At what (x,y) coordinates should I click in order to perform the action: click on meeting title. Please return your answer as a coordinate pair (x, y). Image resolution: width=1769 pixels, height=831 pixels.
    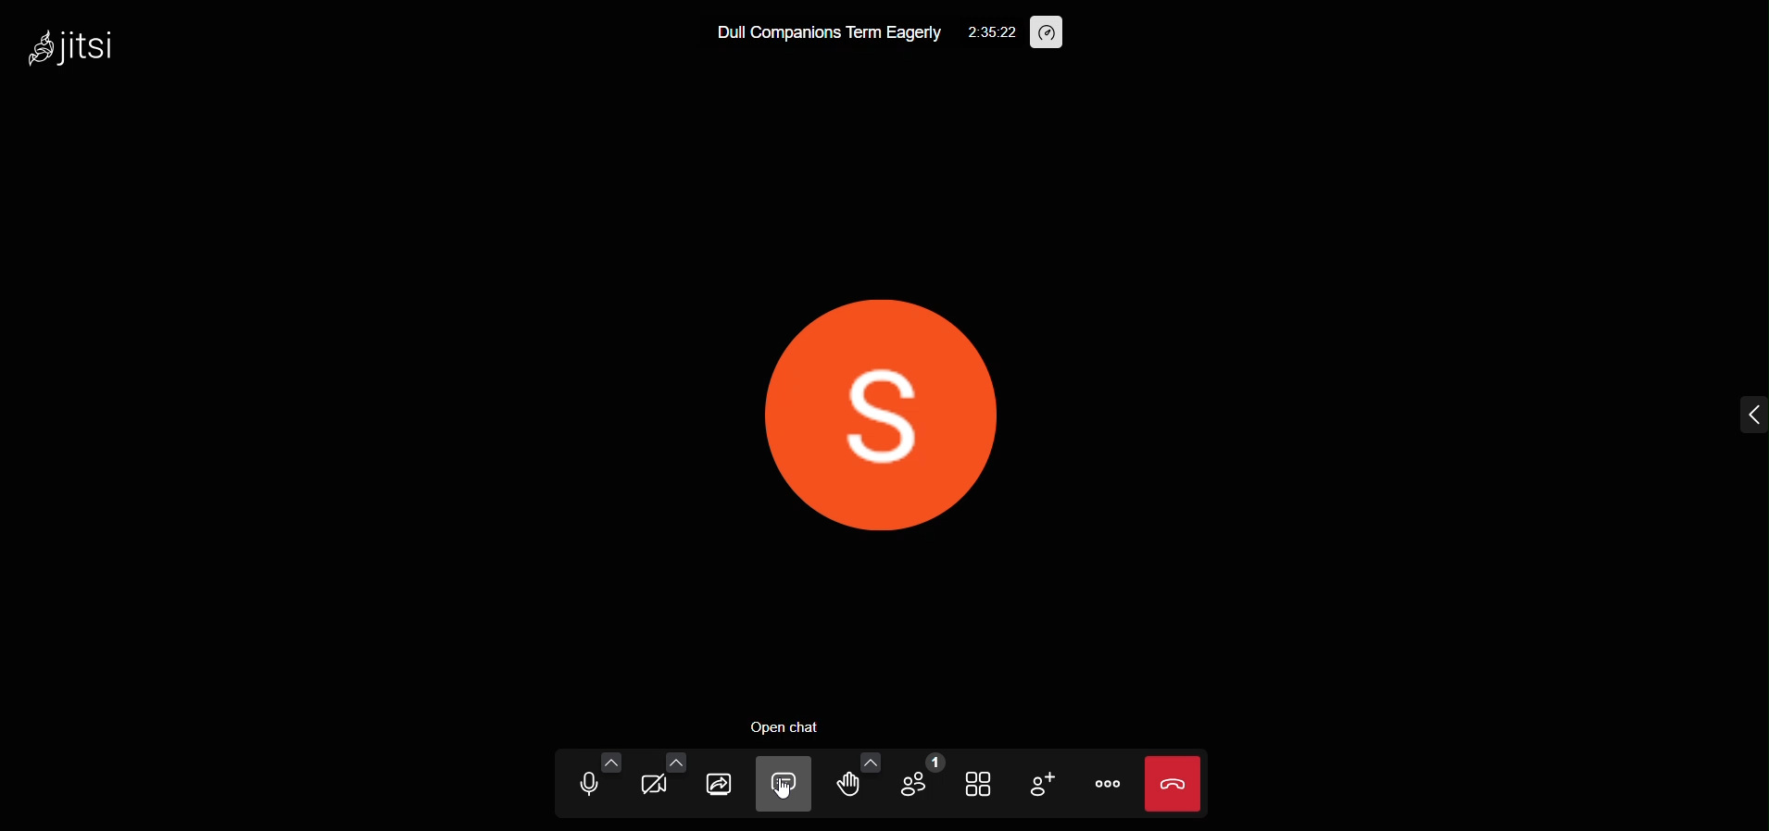
    Looking at the image, I should click on (823, 33).